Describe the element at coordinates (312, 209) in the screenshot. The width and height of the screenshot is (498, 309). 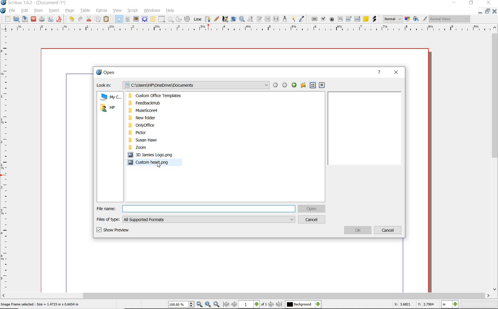
I see `open` at that location.